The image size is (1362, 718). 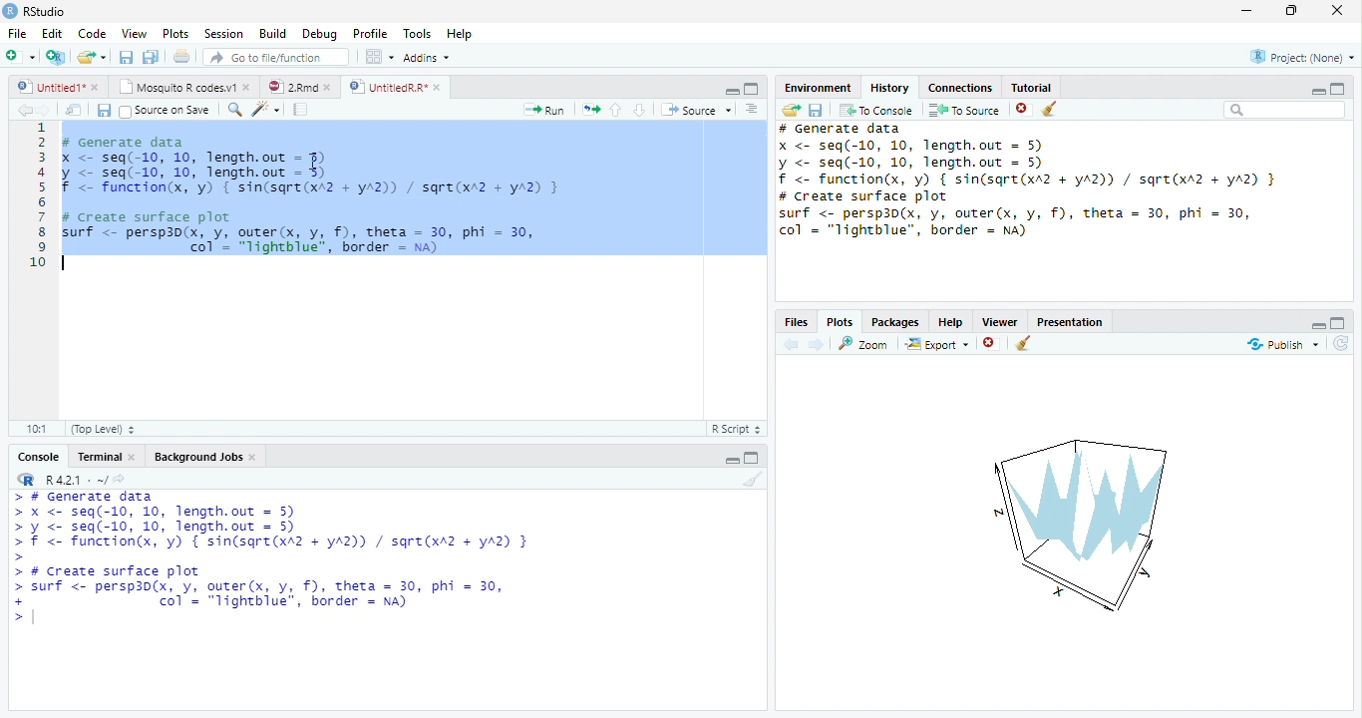 What do you see at coordinates (999, 321) in the screenshot?
I see `Viewer` at bounding box center [999, 321].